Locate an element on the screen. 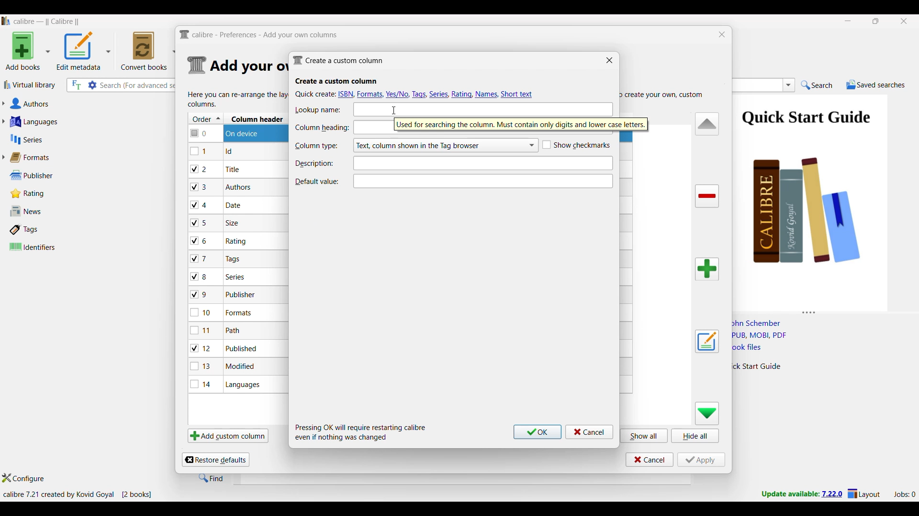 The width and height of the screenshot is (919, 516). checkbox - 2 is located at coordinates (199, 169).